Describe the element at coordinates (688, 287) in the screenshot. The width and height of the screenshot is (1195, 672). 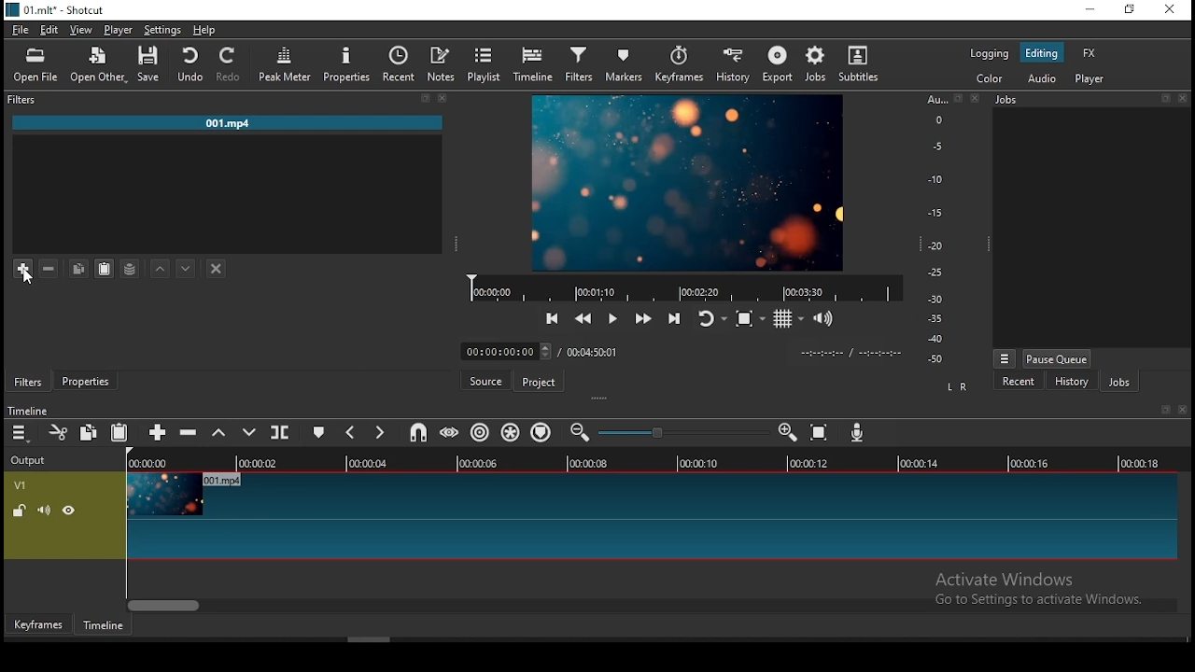
I see `timeline` at that location.